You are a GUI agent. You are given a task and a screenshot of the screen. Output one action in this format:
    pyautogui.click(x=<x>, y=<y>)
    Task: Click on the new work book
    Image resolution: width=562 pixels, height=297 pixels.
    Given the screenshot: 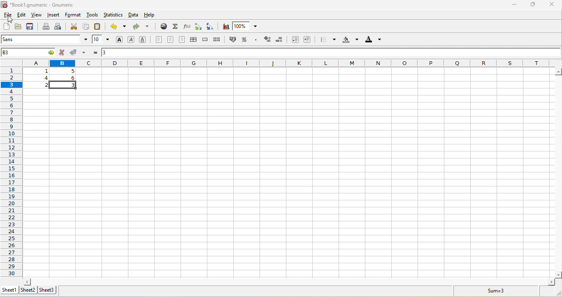 What is the action you would take?
    pyautogui.click(x=7, y=27)
    